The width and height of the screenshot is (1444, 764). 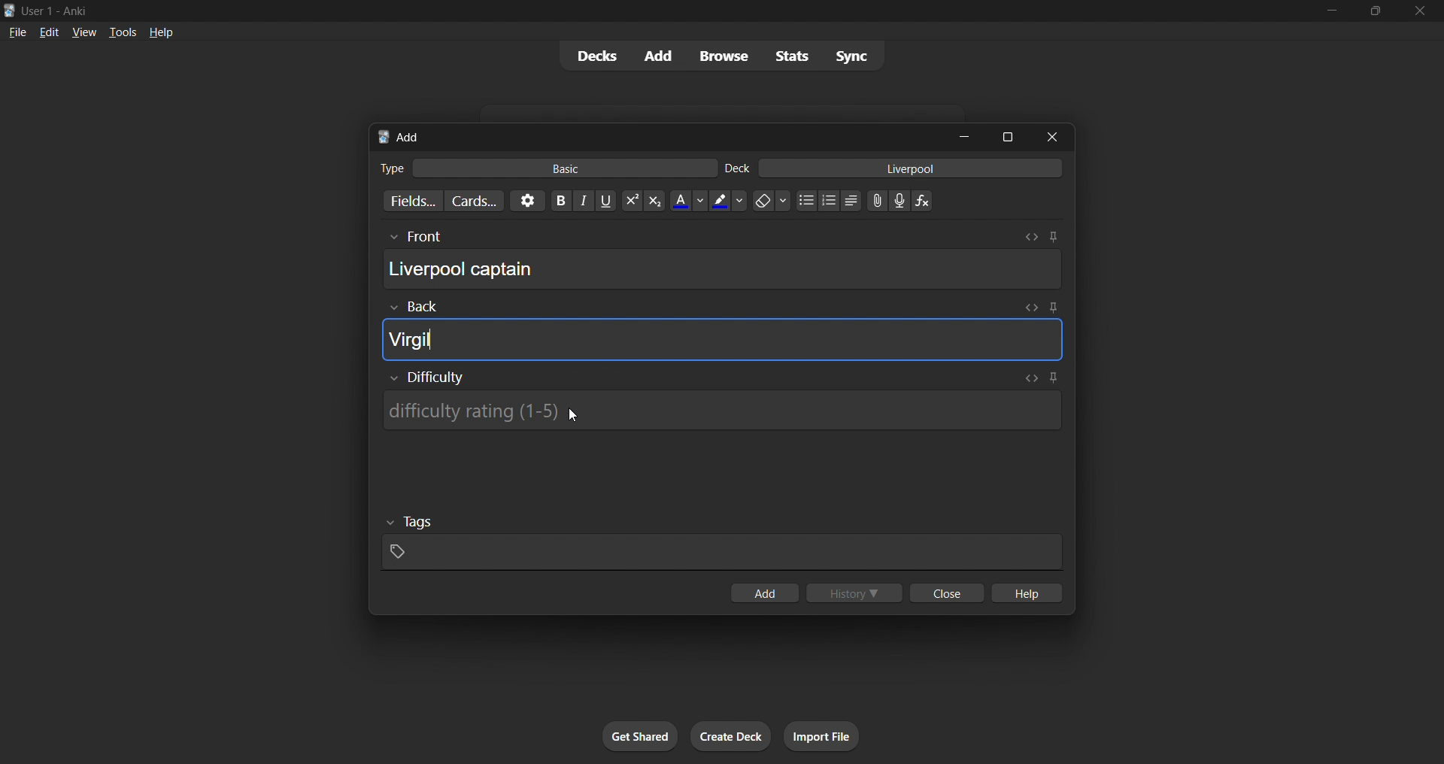 What do you see at coordinates (851, 55) in the screenshot?
I see `sync` at bounding box center [851, 55].